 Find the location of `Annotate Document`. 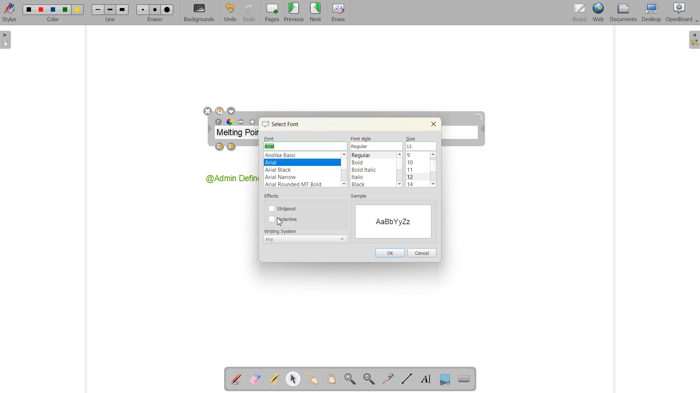

Annotate Document is located at coordinates (236, 379).